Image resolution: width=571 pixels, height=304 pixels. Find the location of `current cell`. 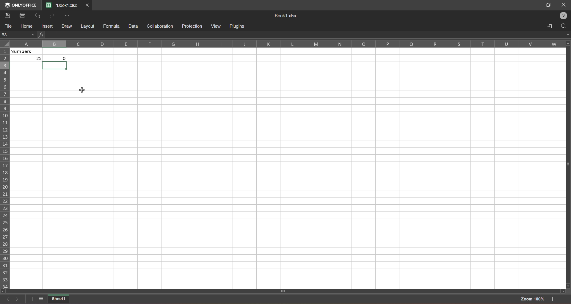

current cell is located at coordinates (18, 35).